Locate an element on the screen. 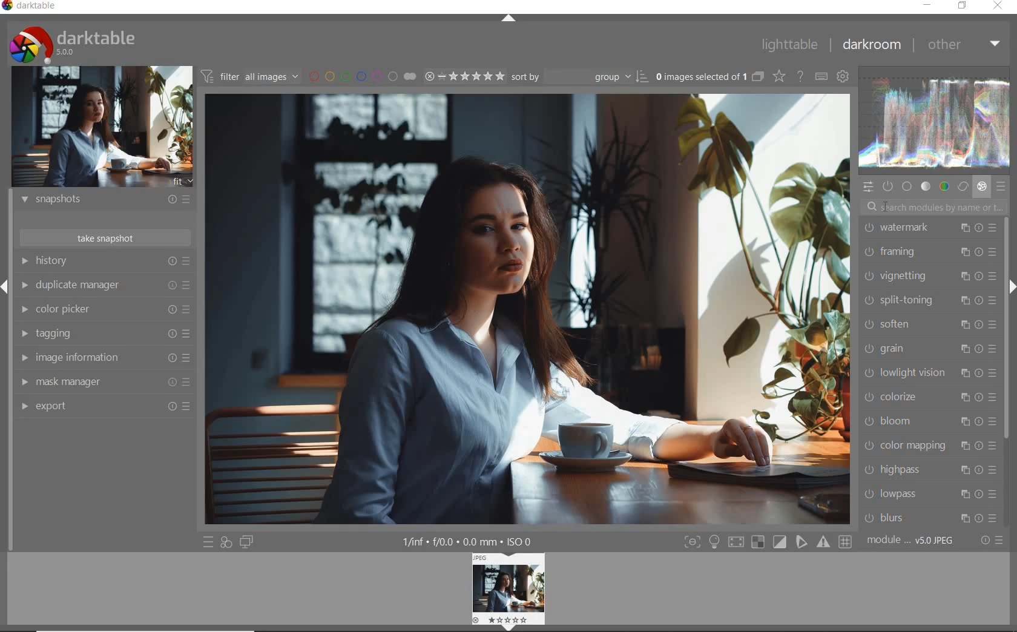 Image resolution: width=1017 pixels, height=632 pixels. highpass is located at coordinates (930, 470).